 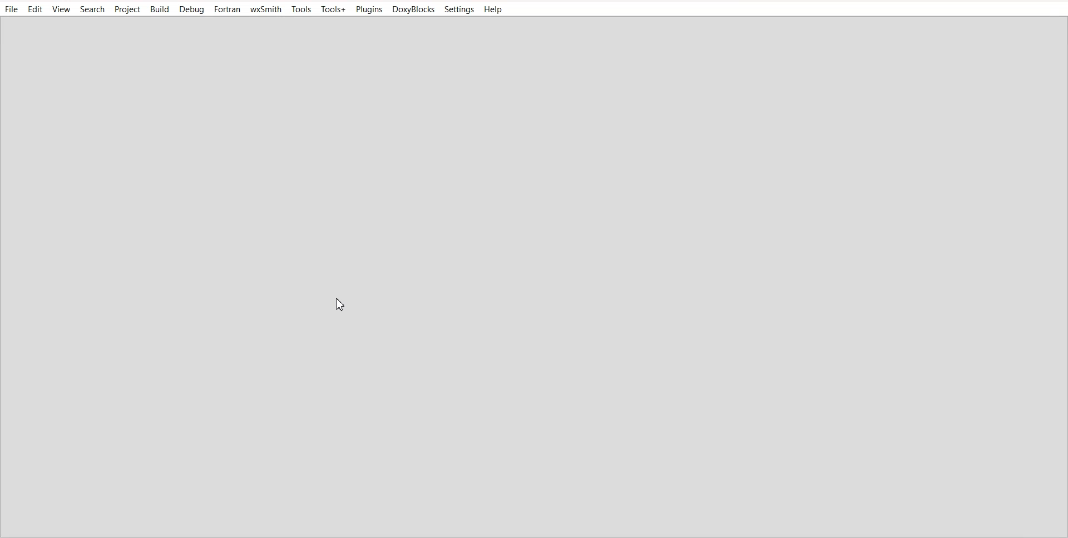 What do you see at coordinates (459, 9) in the screenshot?
I see `Settings` at bounding box center [459, 9].